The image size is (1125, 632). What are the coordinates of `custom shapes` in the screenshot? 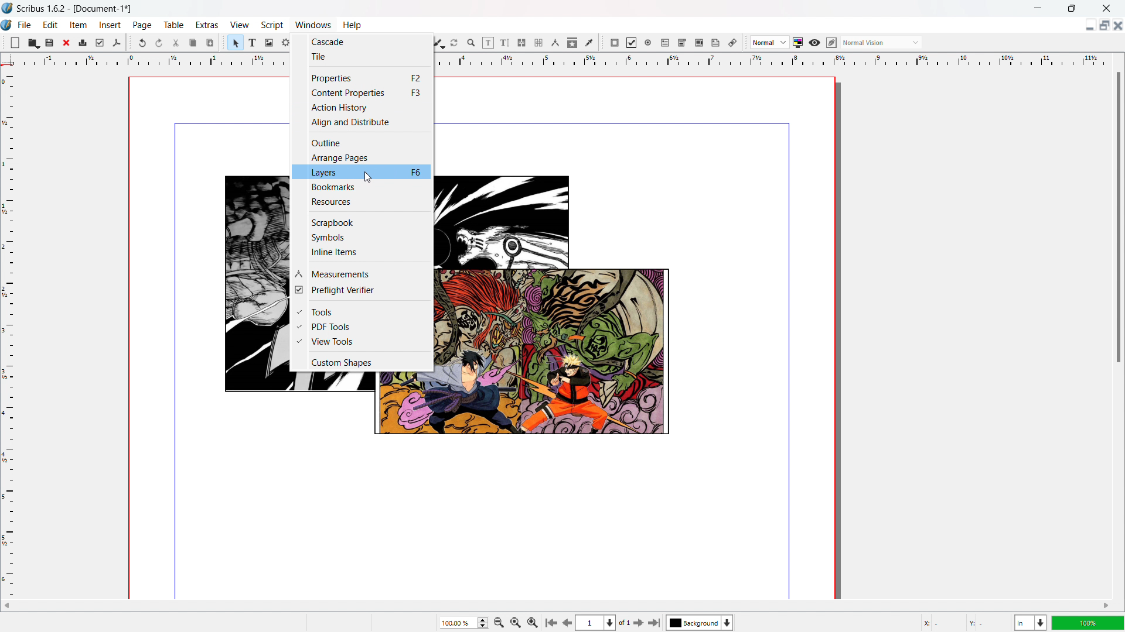 It's located at (362, 362).